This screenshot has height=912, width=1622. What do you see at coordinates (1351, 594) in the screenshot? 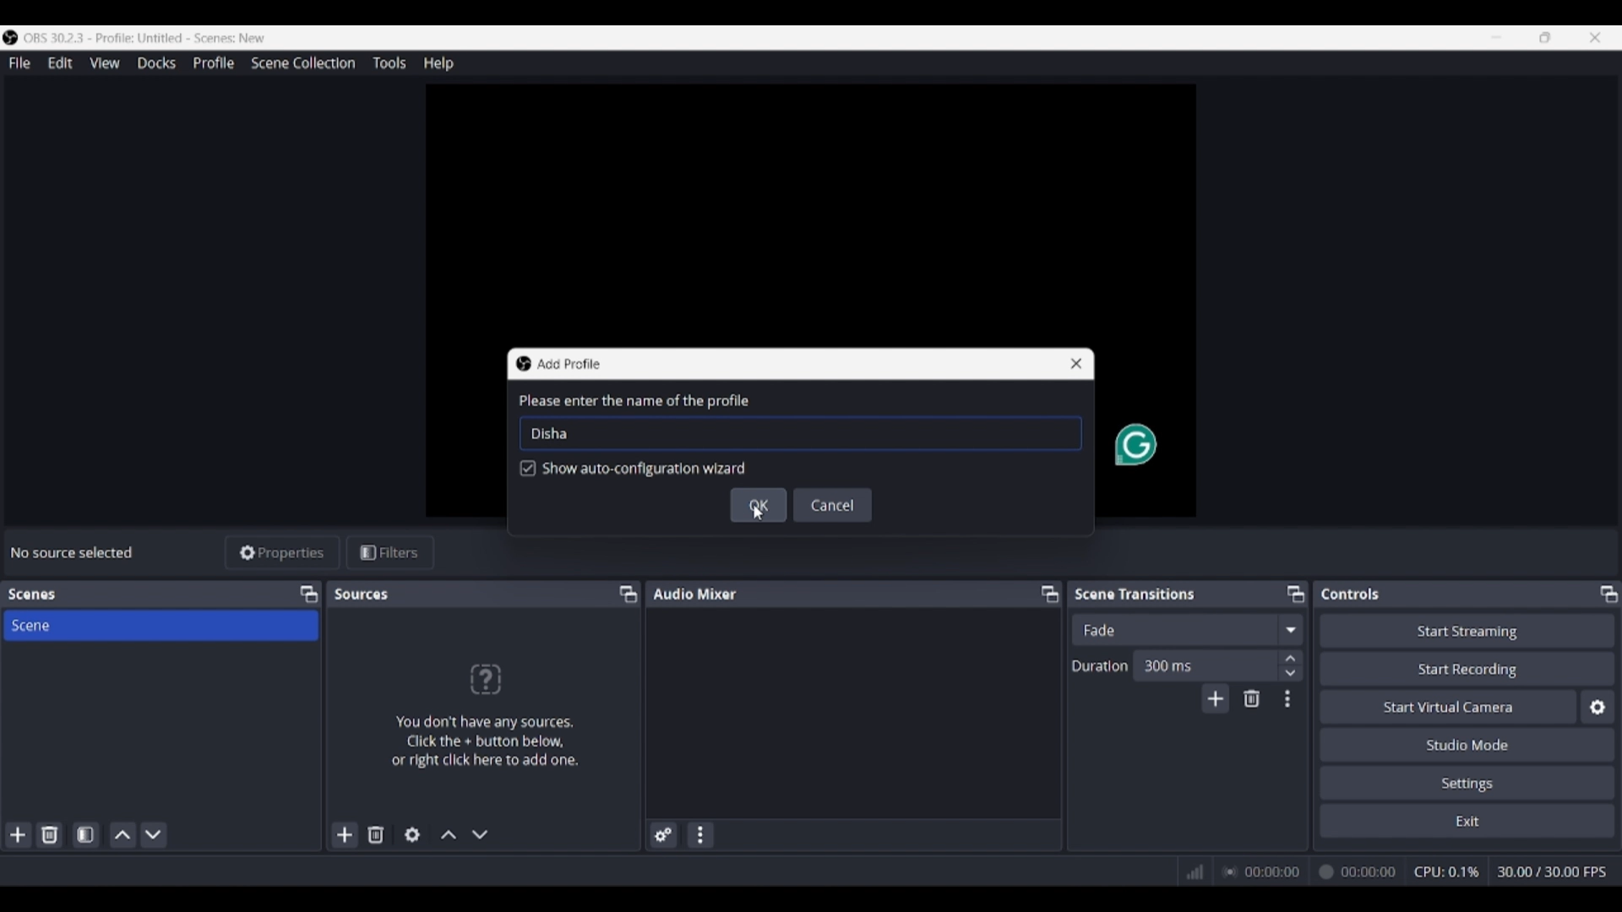
I see `Panel title` at bounding box center [1351, 594].